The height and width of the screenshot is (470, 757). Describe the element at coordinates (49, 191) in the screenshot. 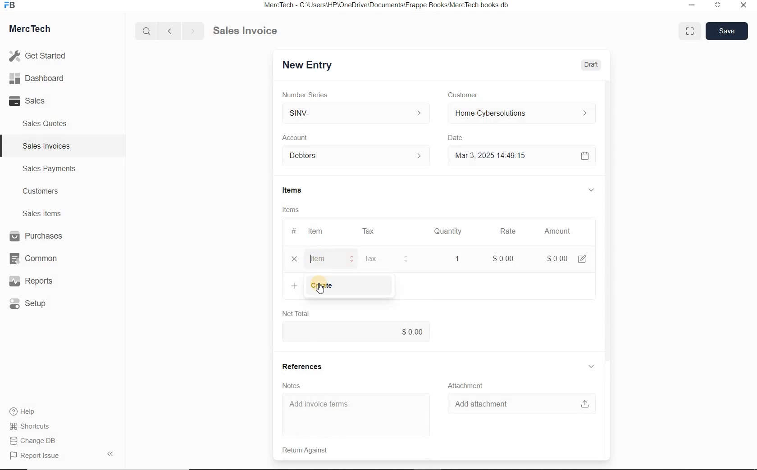

I see `Customers` at that location.